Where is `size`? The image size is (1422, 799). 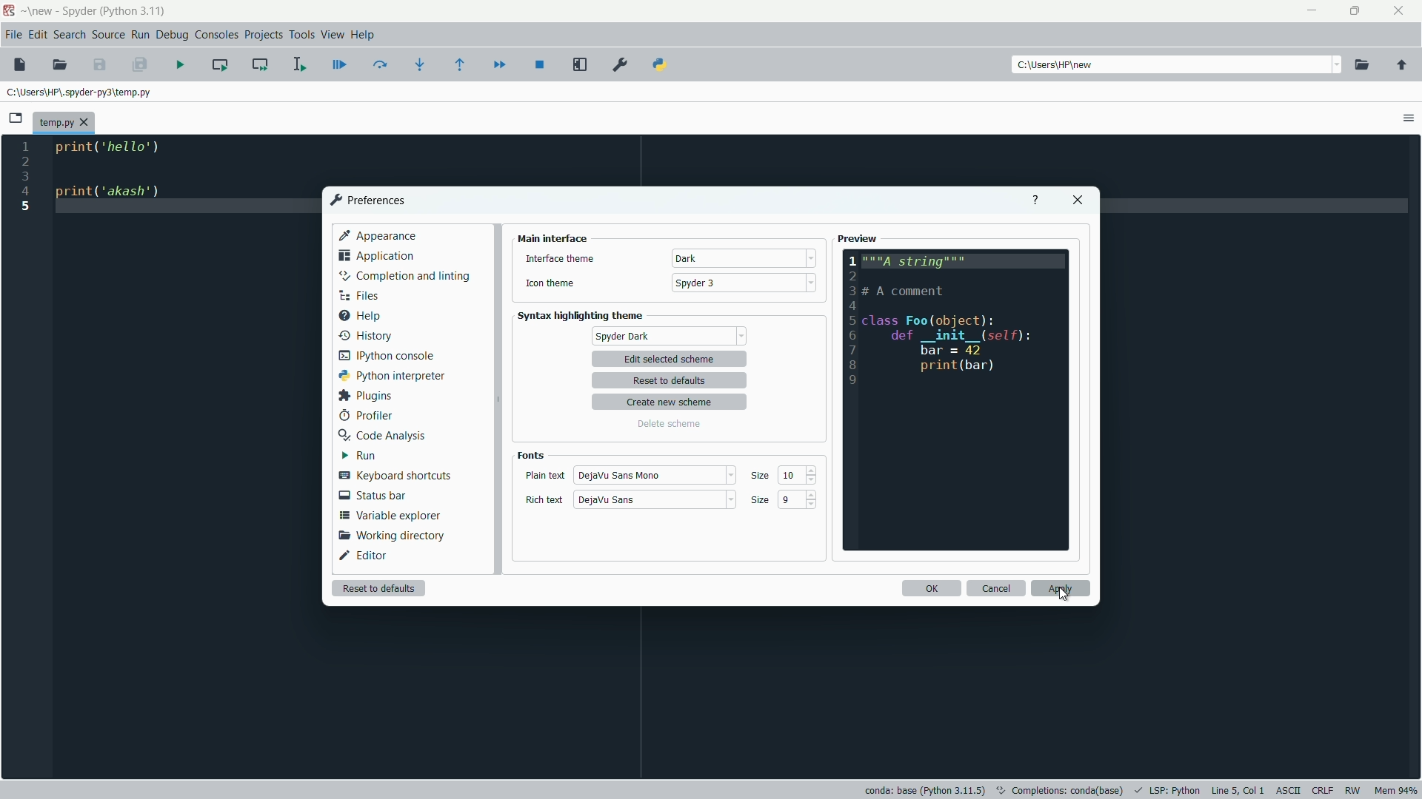 size is located at coordinates (758, 501).